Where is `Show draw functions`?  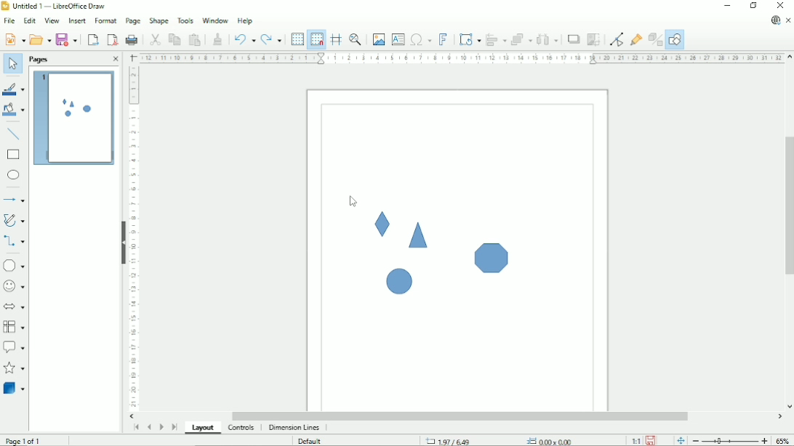
Show draw functions is located at coordinates (675, 38).